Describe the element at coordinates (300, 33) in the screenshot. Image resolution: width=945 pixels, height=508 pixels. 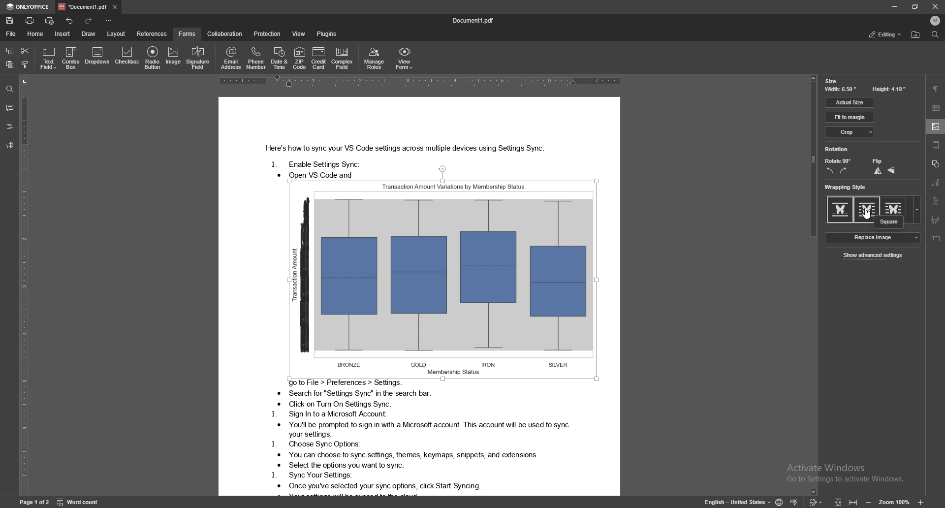
I see `view` at that location.